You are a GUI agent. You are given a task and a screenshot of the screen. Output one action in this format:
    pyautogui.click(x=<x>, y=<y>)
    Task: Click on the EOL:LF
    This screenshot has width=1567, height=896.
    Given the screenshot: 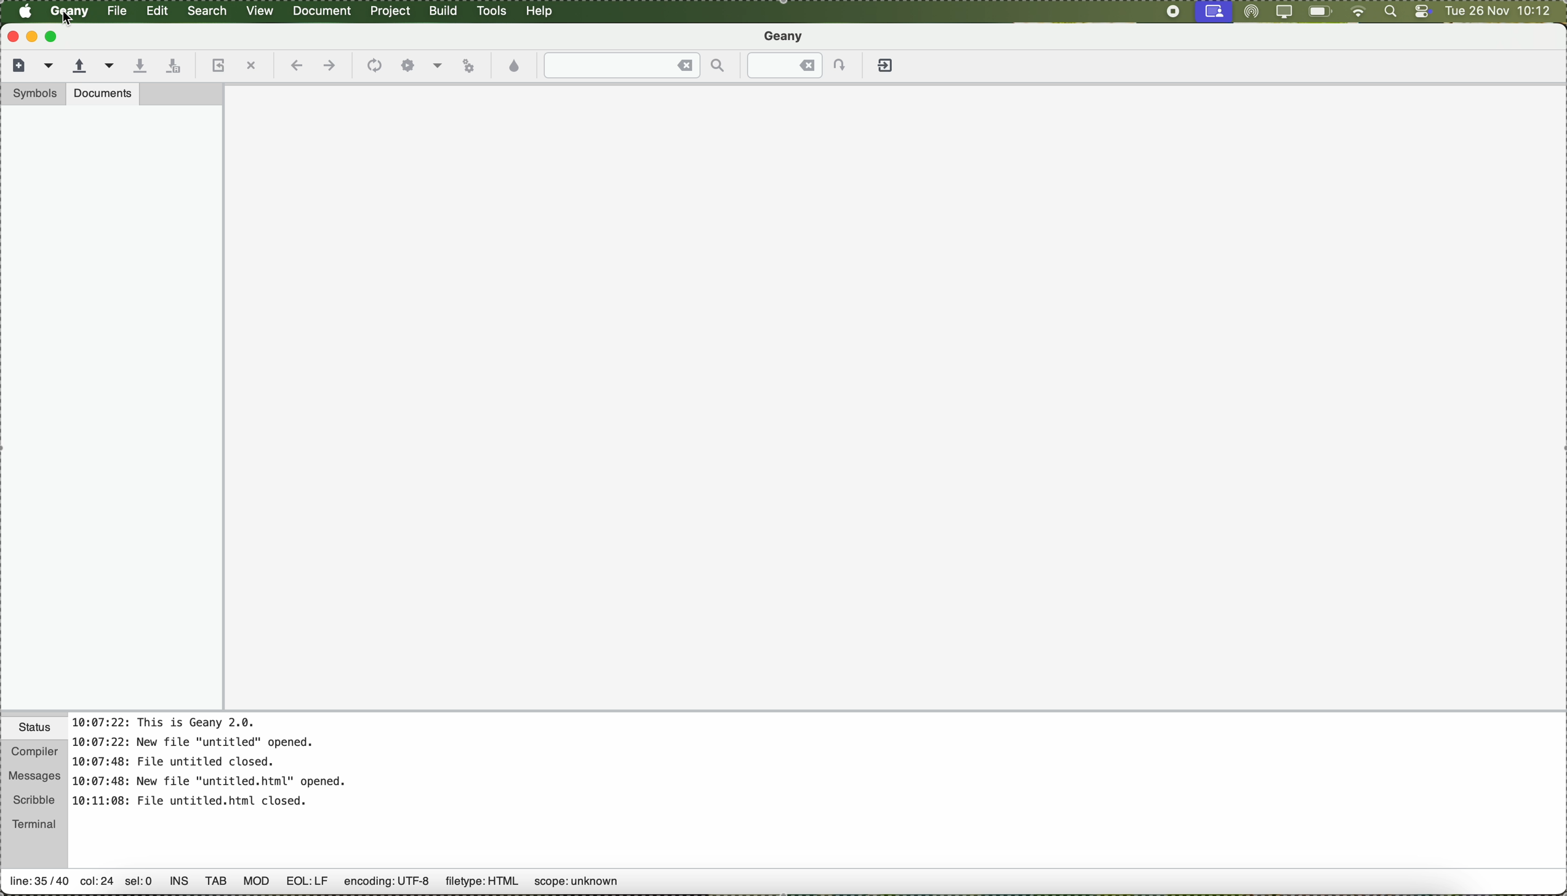 What is the action you would take?
    pyautogui.click(x=308, y=885)
    